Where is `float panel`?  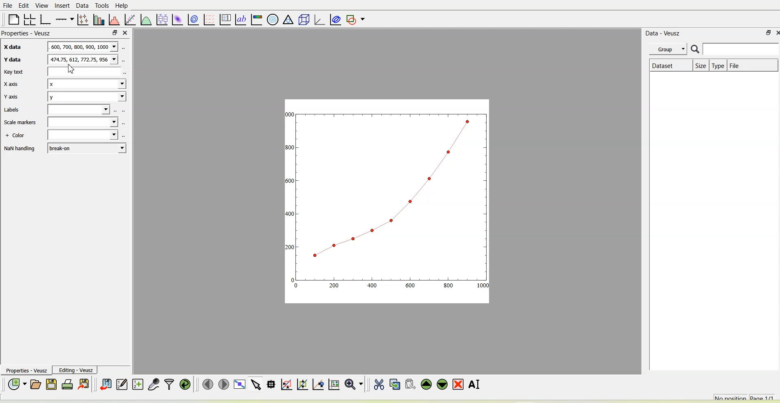 float panel is located at coordinates (767, 33).